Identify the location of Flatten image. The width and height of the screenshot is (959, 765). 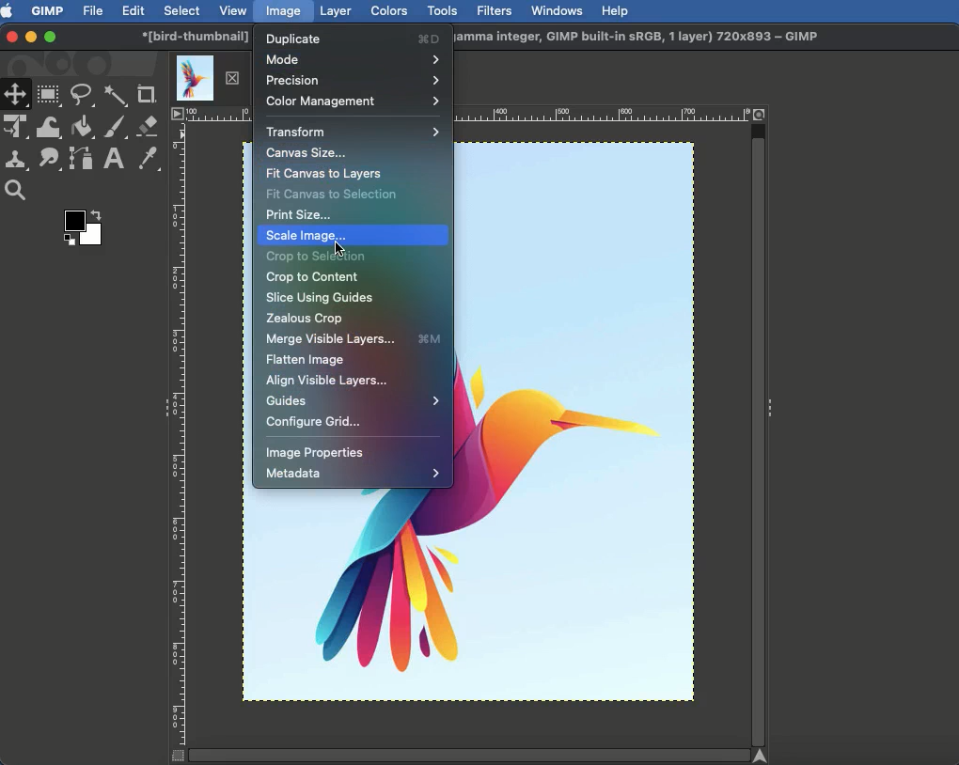
(306, 362).